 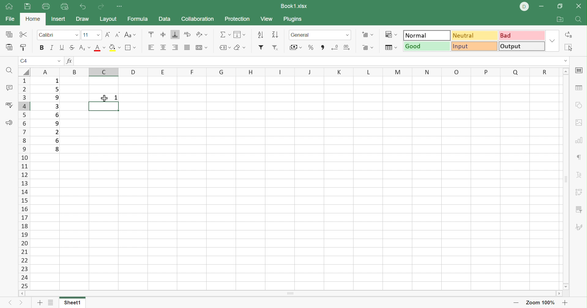 What do you see at coordinates (8, 48) in the screenshot?
I see `Paste` at bounding box center [8, 48].